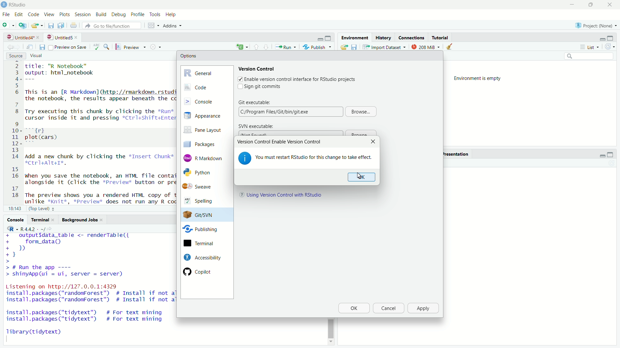 This screenshot has width=620, height=348. What do you see at coordinates (480, 79) in the screenshot?
I see `Environment is empty` at bounding box center [480, 79].